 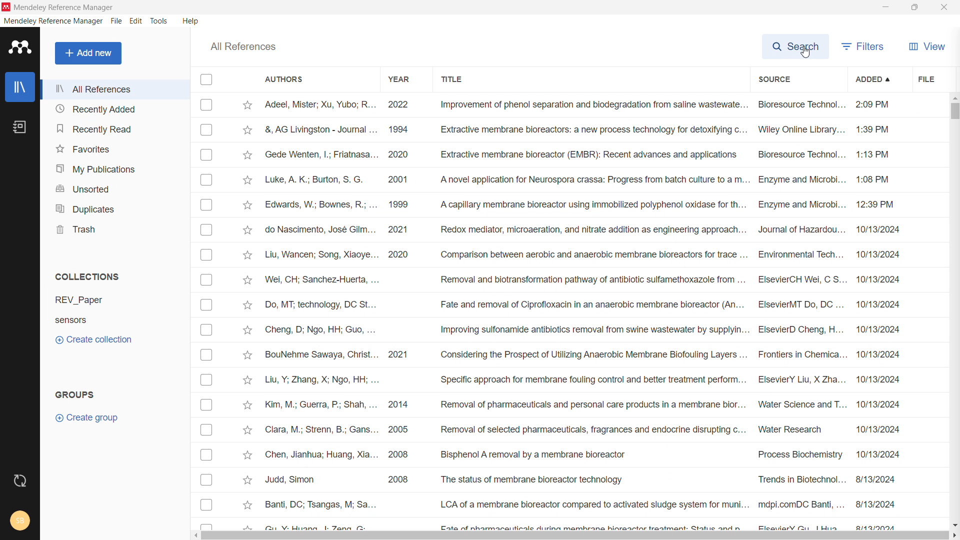 What do you see at coordinates (115, 167) in the screenshot?
I see `my publications` at bounding box center [115, 167].